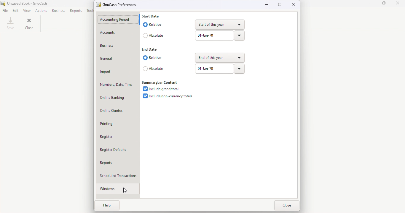  What do you see at coordinates (119, 162) in the screenshot?
I see `Reports` at bounding box center [119, 162].